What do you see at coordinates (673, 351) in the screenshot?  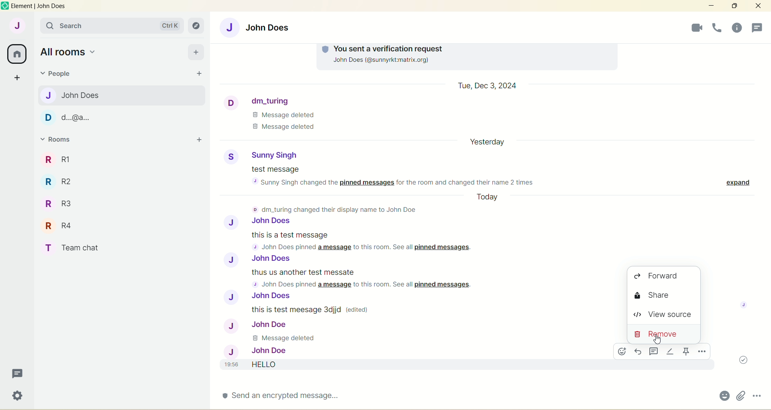 I see `options` at bounding box center [673, 351].